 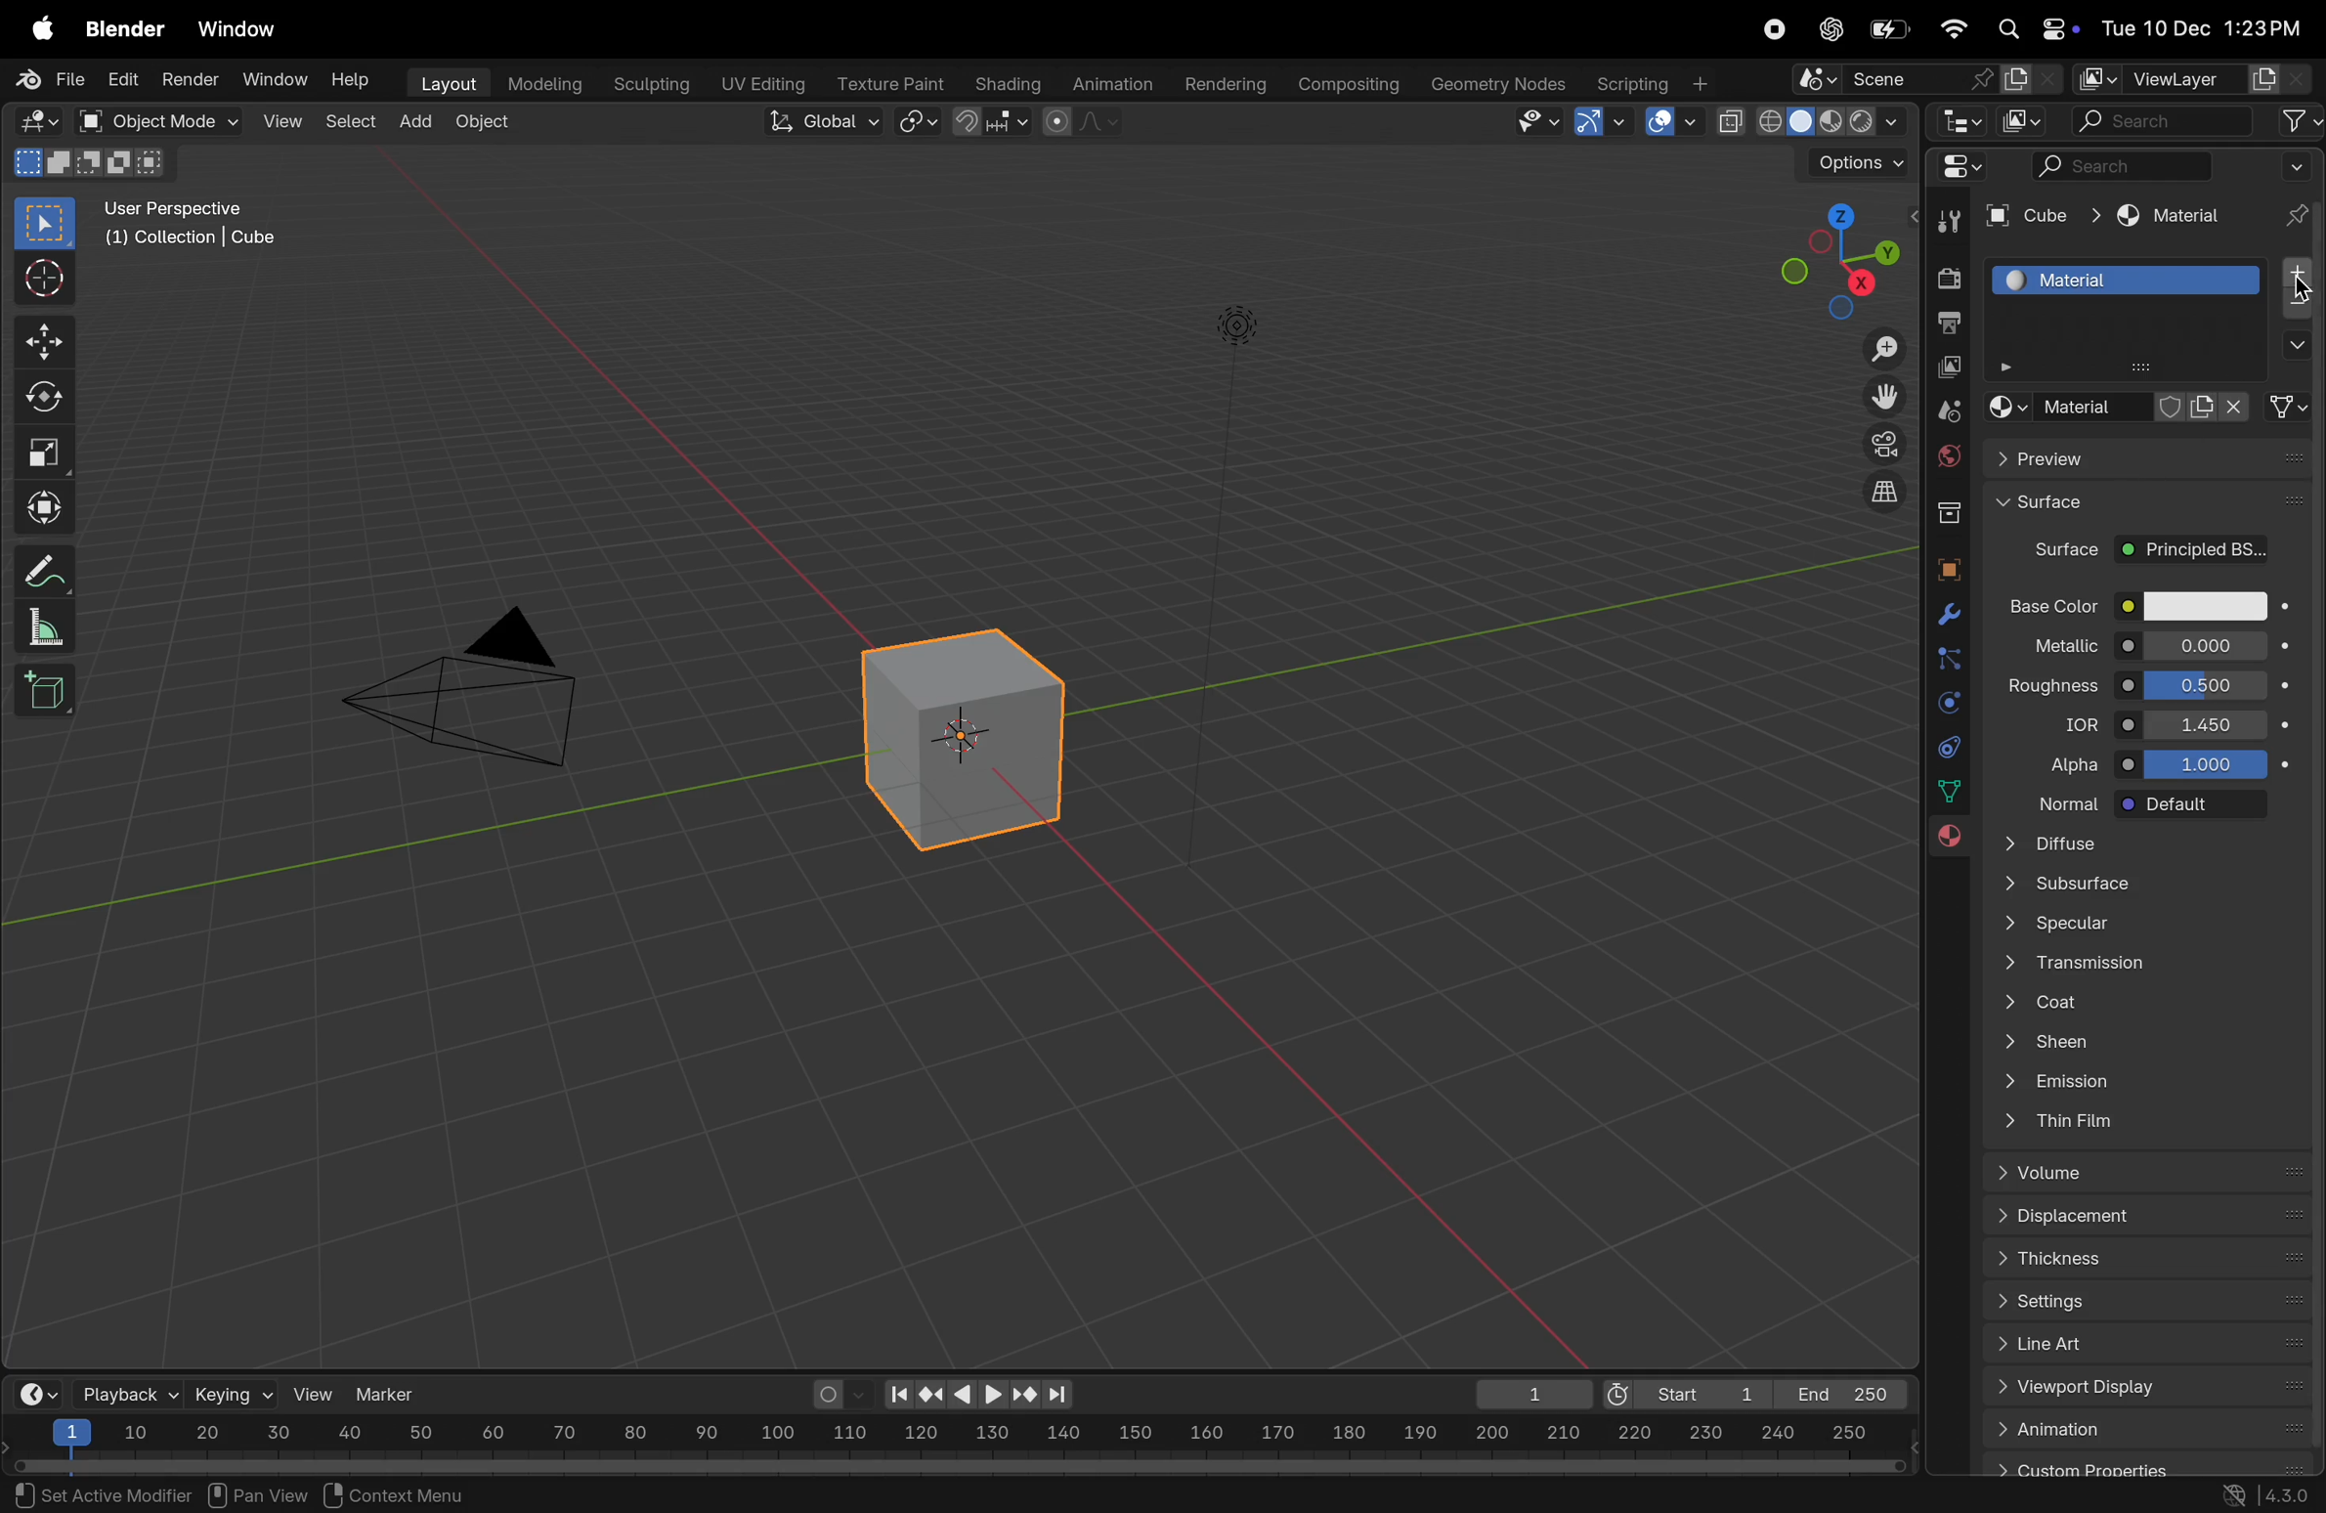 What do you see at coordinates (348, 120) in the screenshot?
I see `select` at bounding box center [348, 120].